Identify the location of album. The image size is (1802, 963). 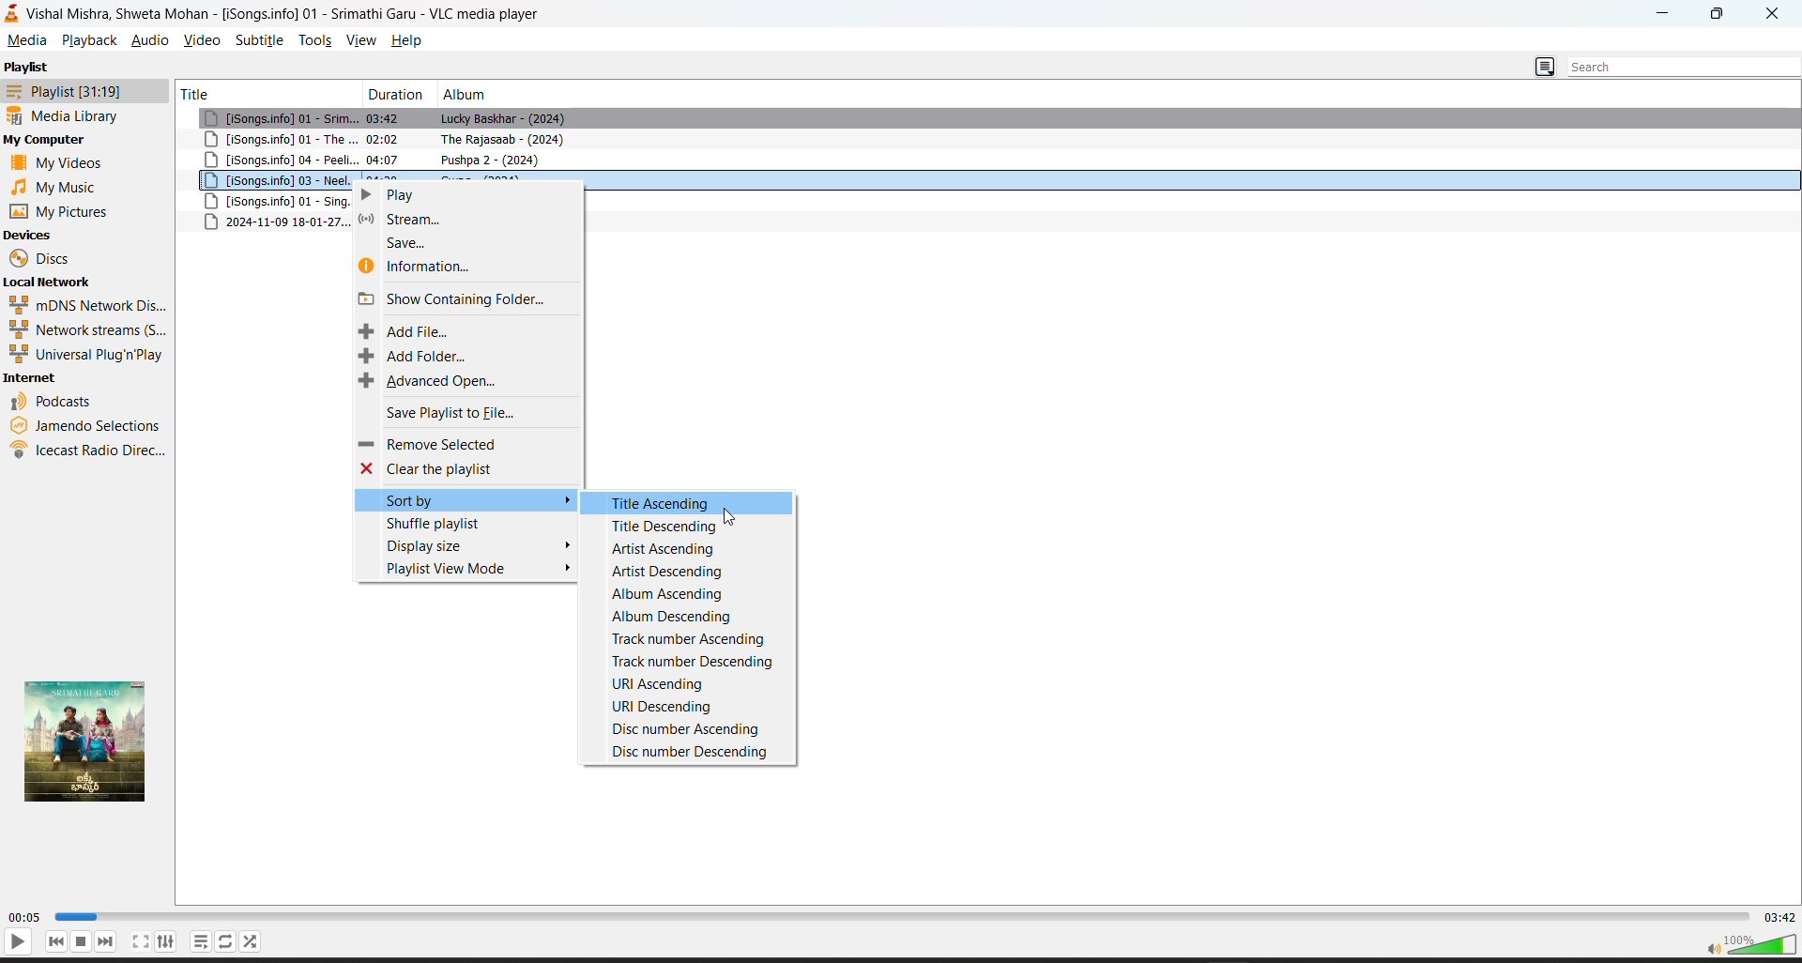
(470, 95).